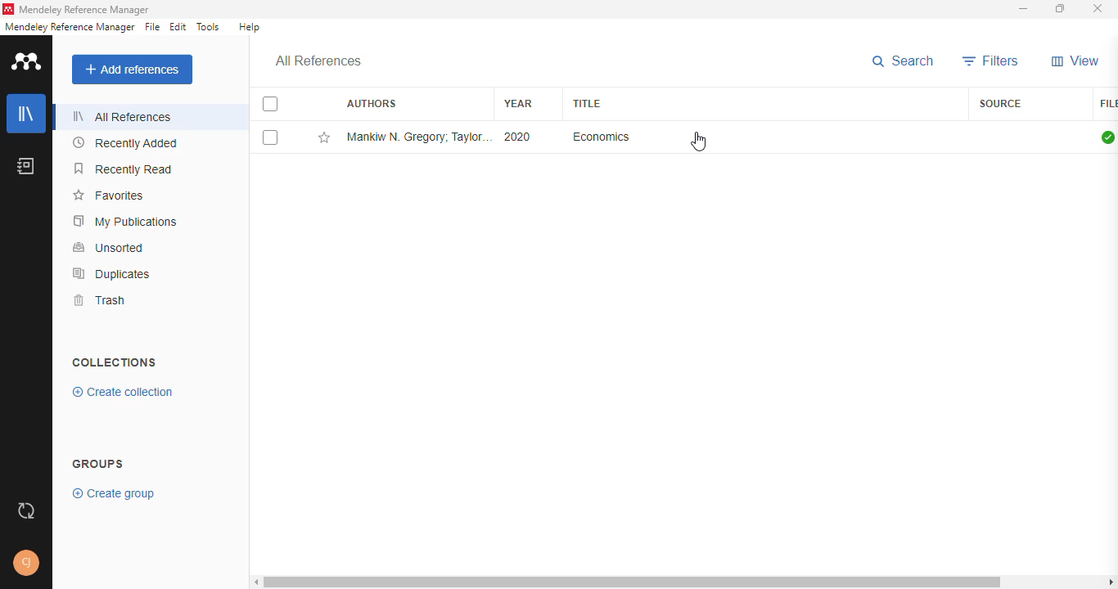  Describe the element at coordinates (115, 362) in the screenshot. I see `collections` at that location.